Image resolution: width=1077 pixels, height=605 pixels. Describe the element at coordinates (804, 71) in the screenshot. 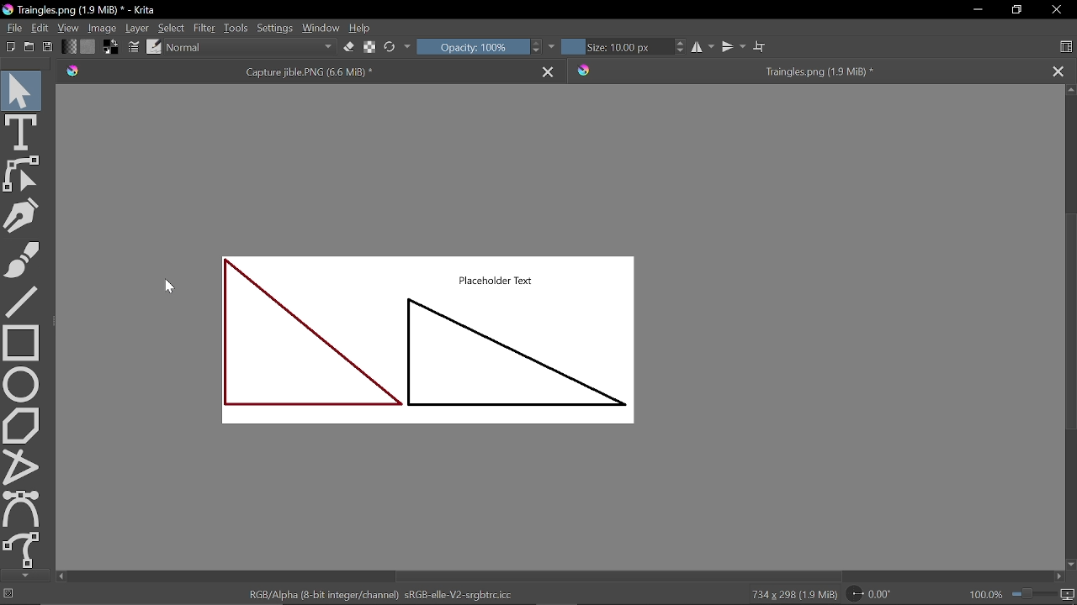

I see `Traingles.png (1.9 MiB) *` at that location.